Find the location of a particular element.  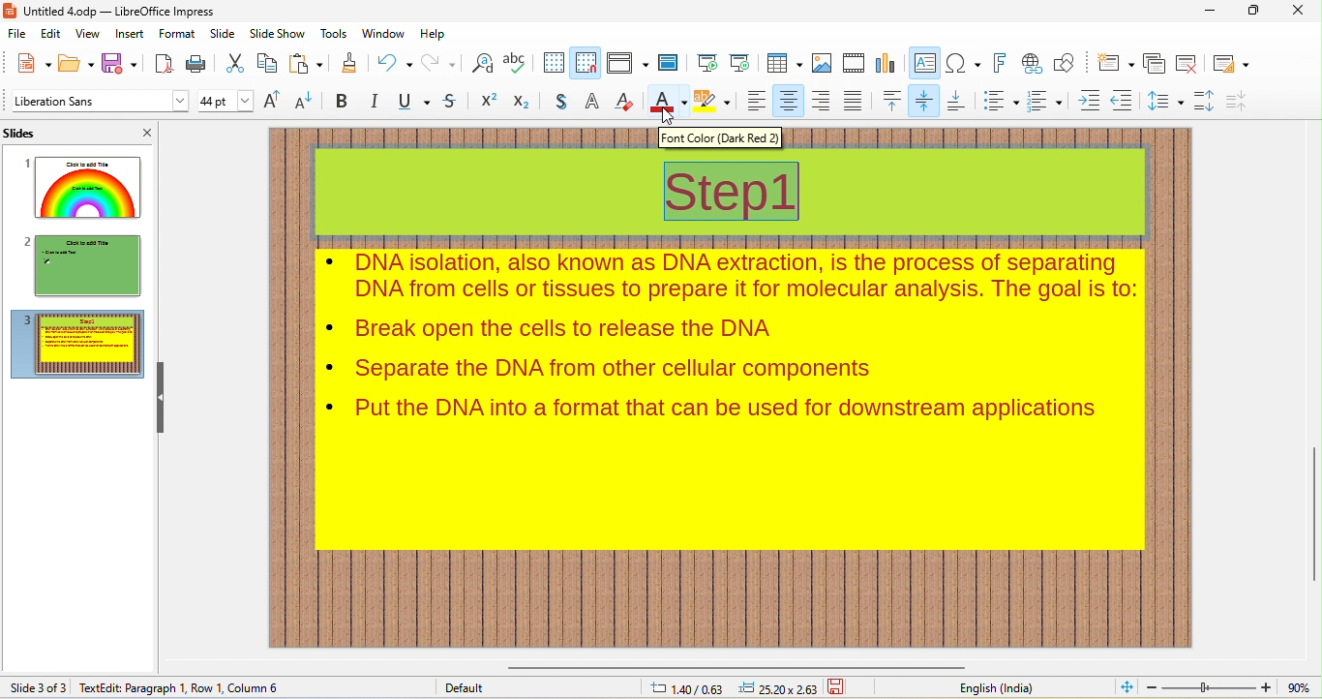

slide 3 of 3 is located at coordinates (37, 685).